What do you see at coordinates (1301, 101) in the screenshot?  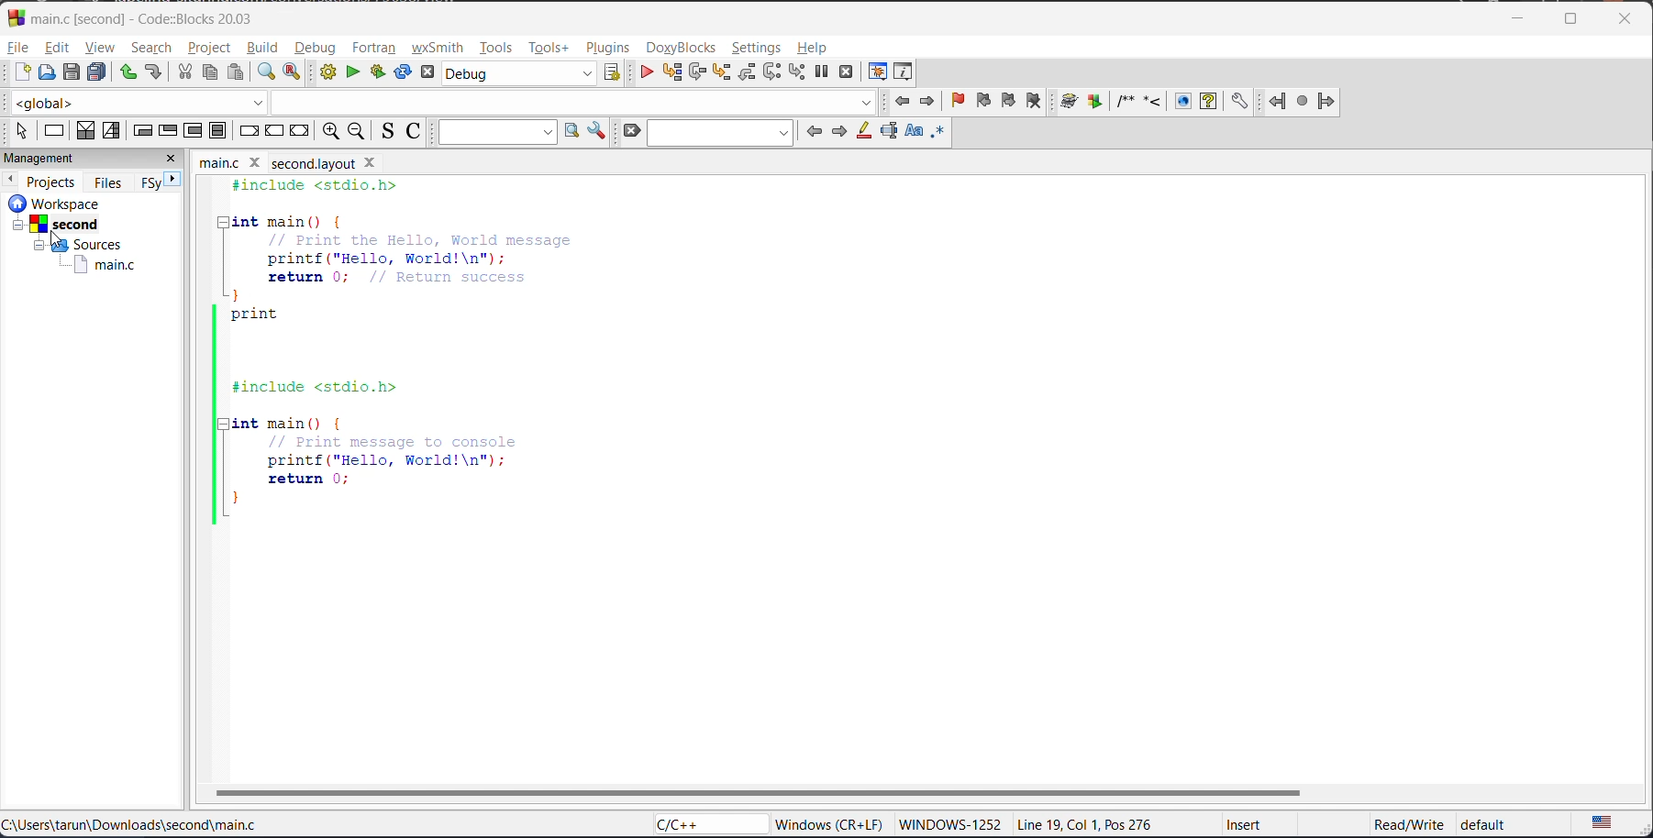 I see `fortran` at bounding box center [1301, 101].